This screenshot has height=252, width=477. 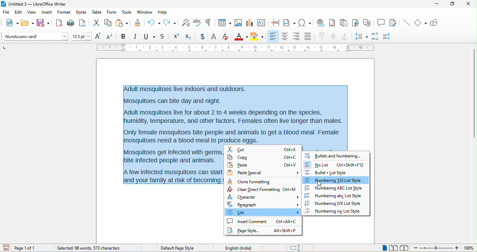 I want to click on image, so click(x=237, y=23).